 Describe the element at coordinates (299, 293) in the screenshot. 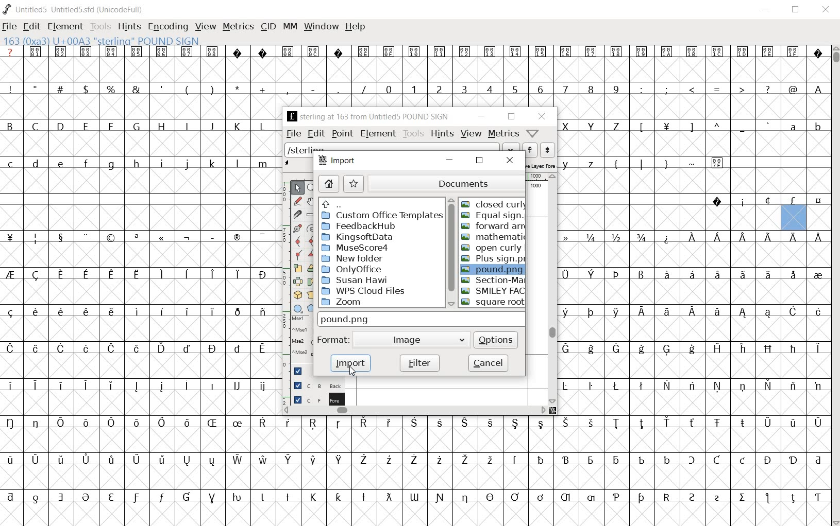

I see `3D rotate` at that location.